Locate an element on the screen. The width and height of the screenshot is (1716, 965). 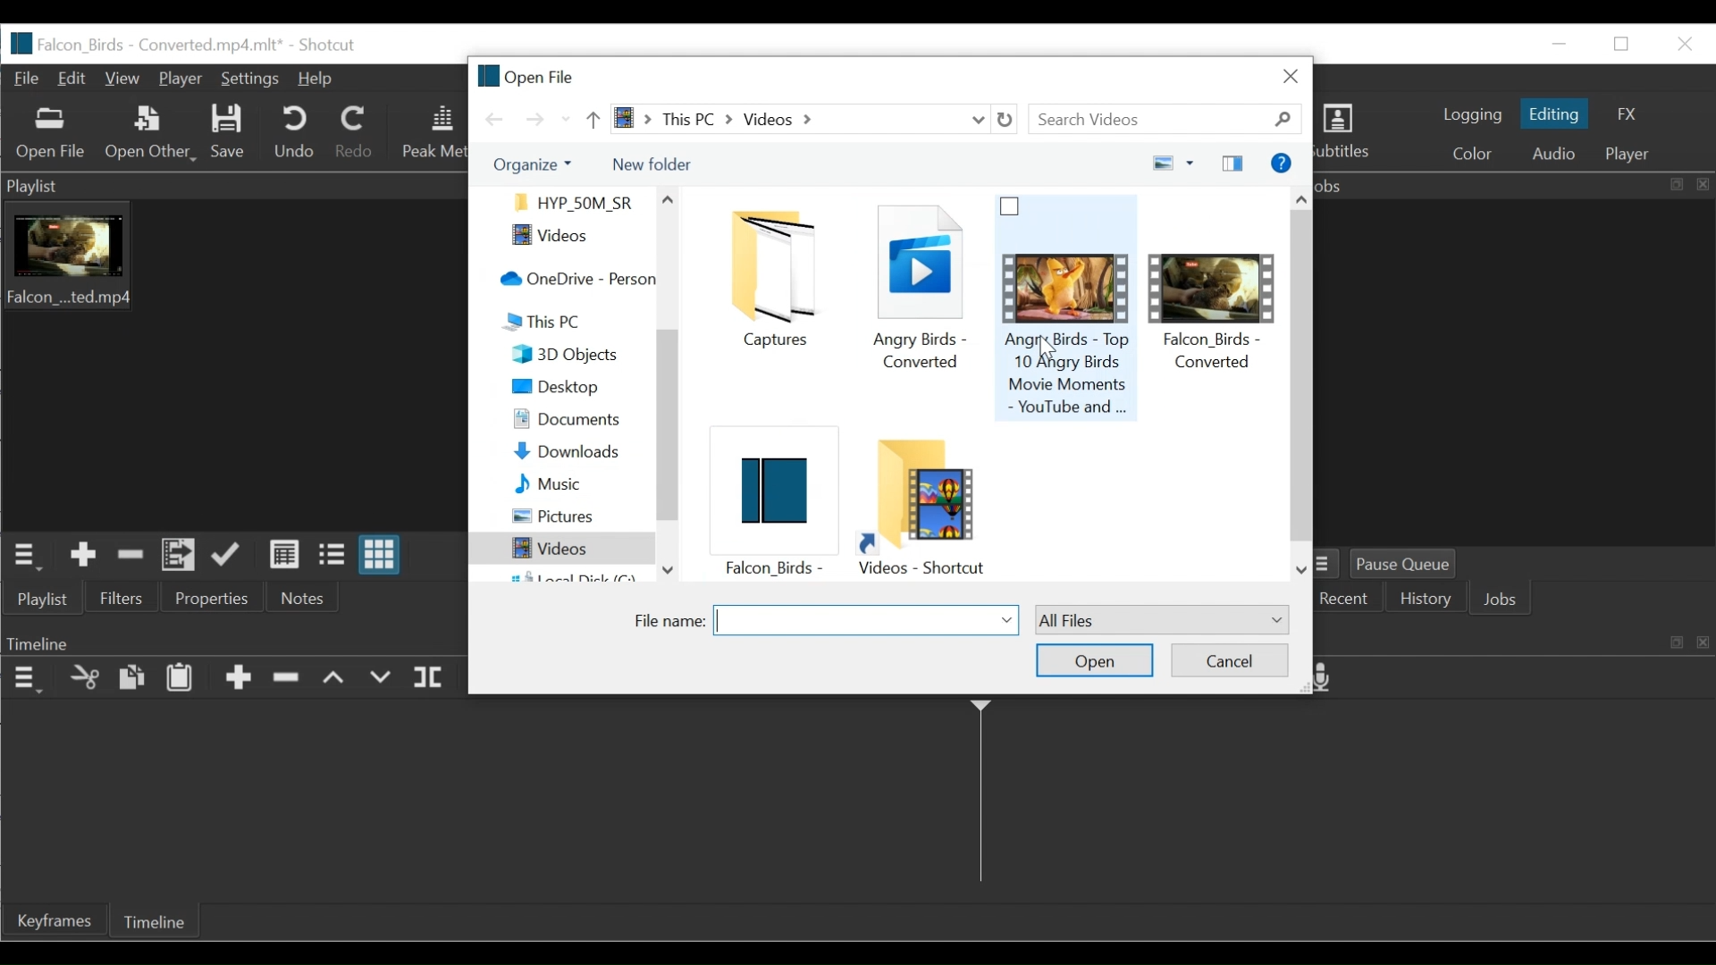
Copy is located at coordinates (131, 678).